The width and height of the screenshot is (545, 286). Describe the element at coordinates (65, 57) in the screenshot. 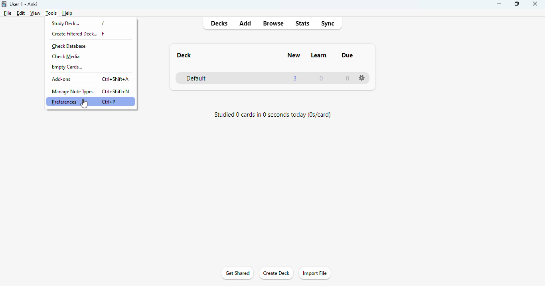

I see `check media` at that location.